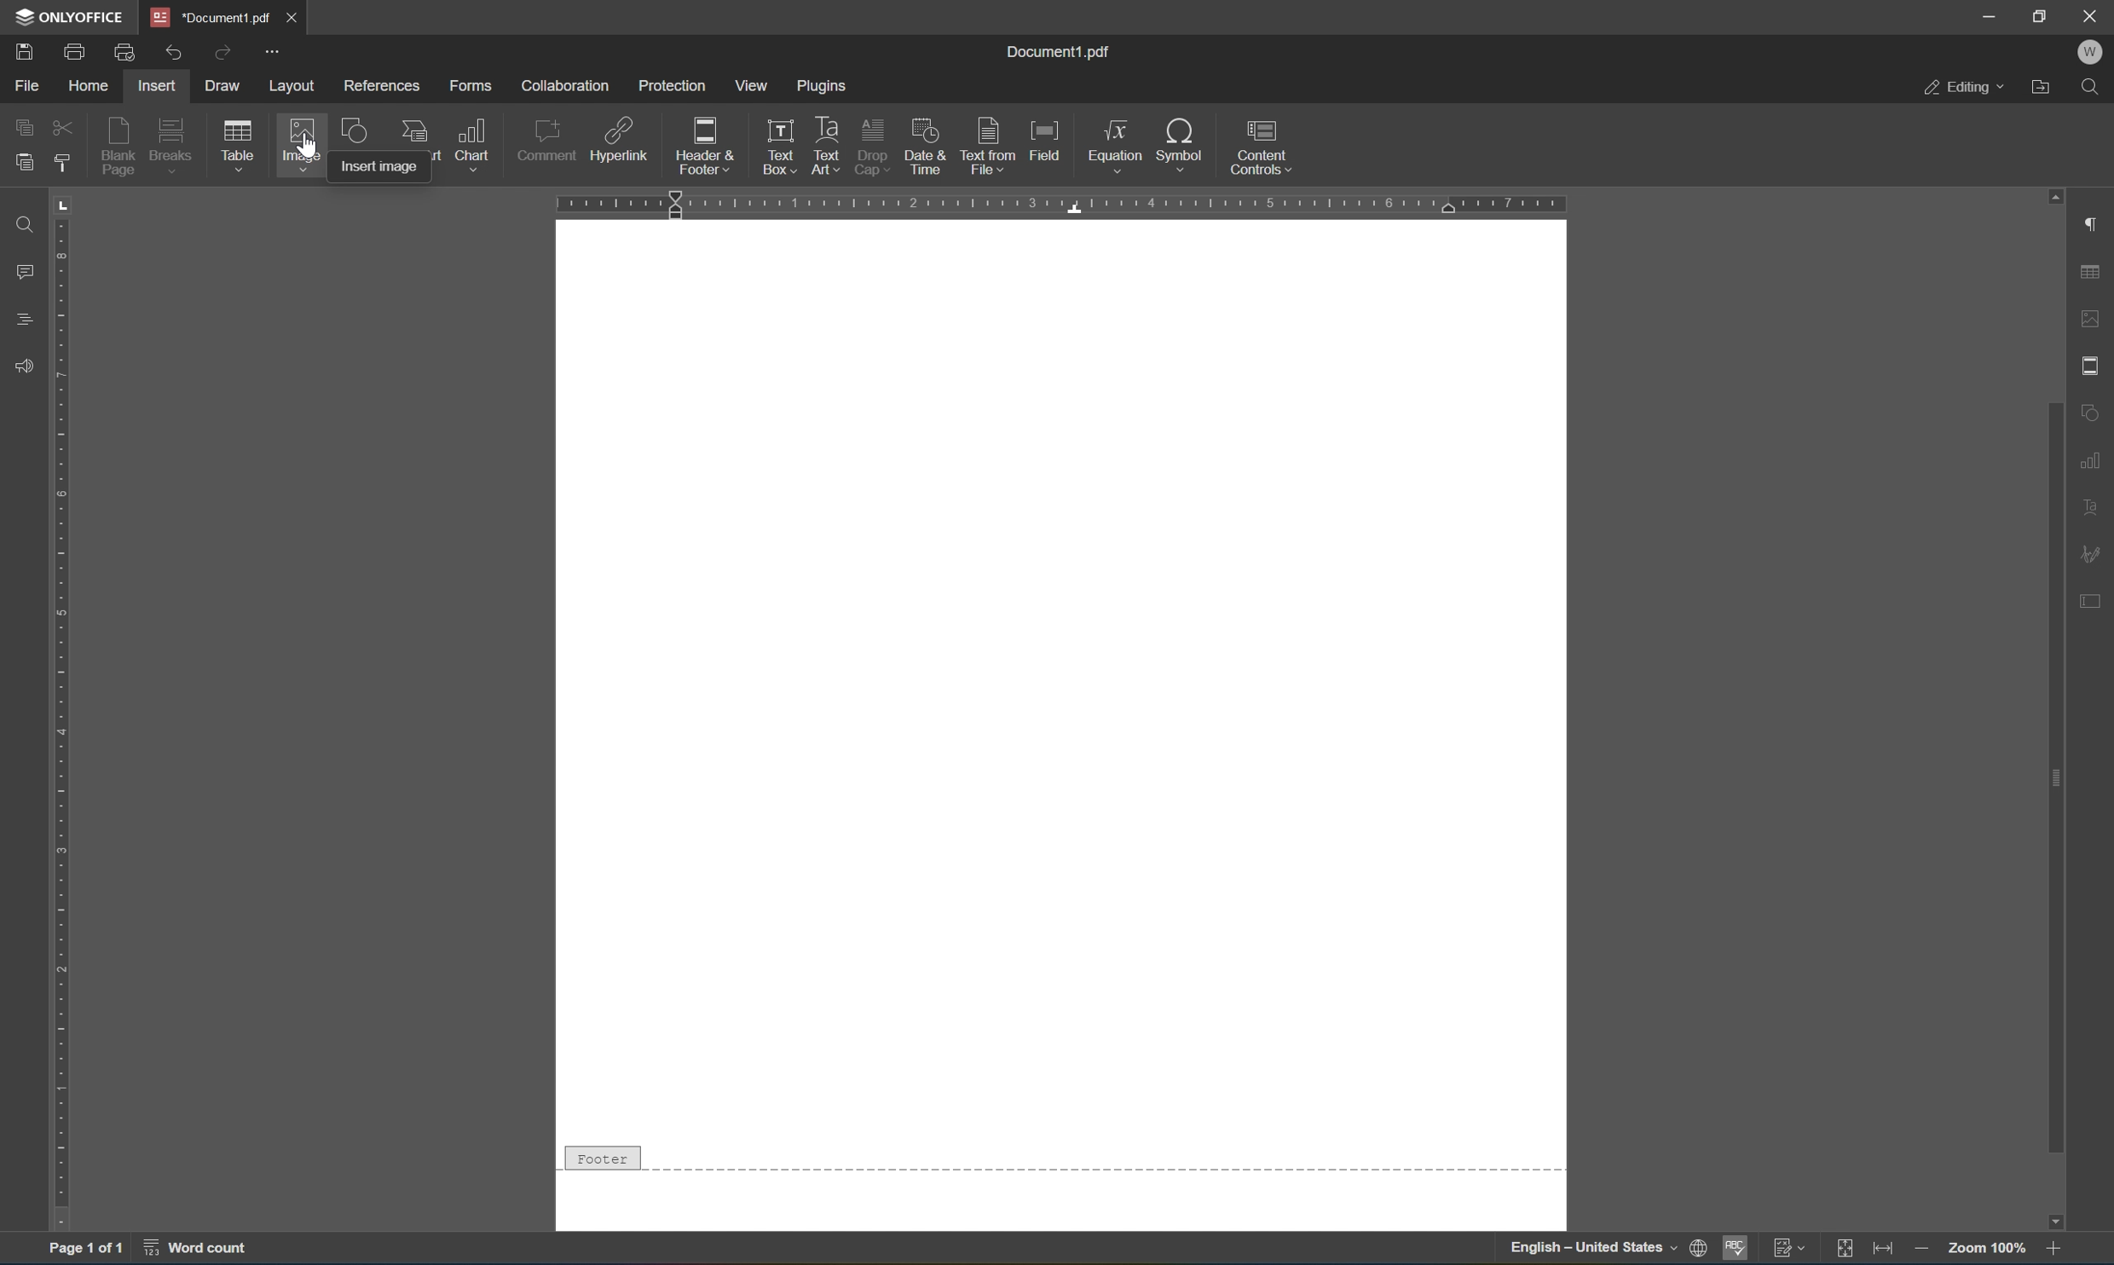 This screenshot has height=1265, width=2114. Describe the element at coordinates (826, 127) in the screenshot. I see `text art` at that location.